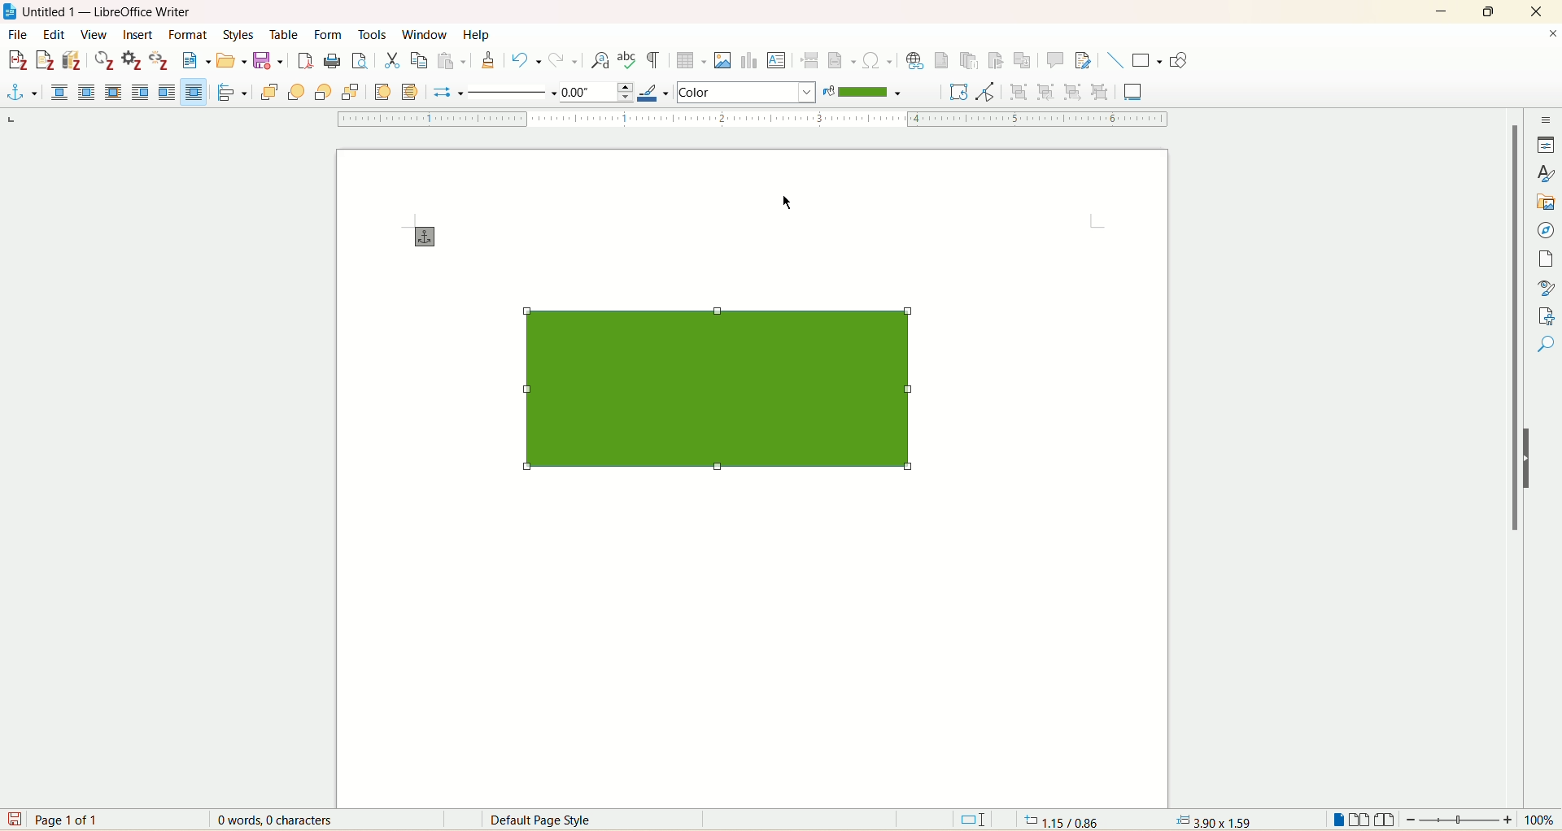 The height and width of the screenshot is (831, 1562). What do you see at coordinates (194, 62) in the screenshot?
I see `new` at bounding box center [194, 62].